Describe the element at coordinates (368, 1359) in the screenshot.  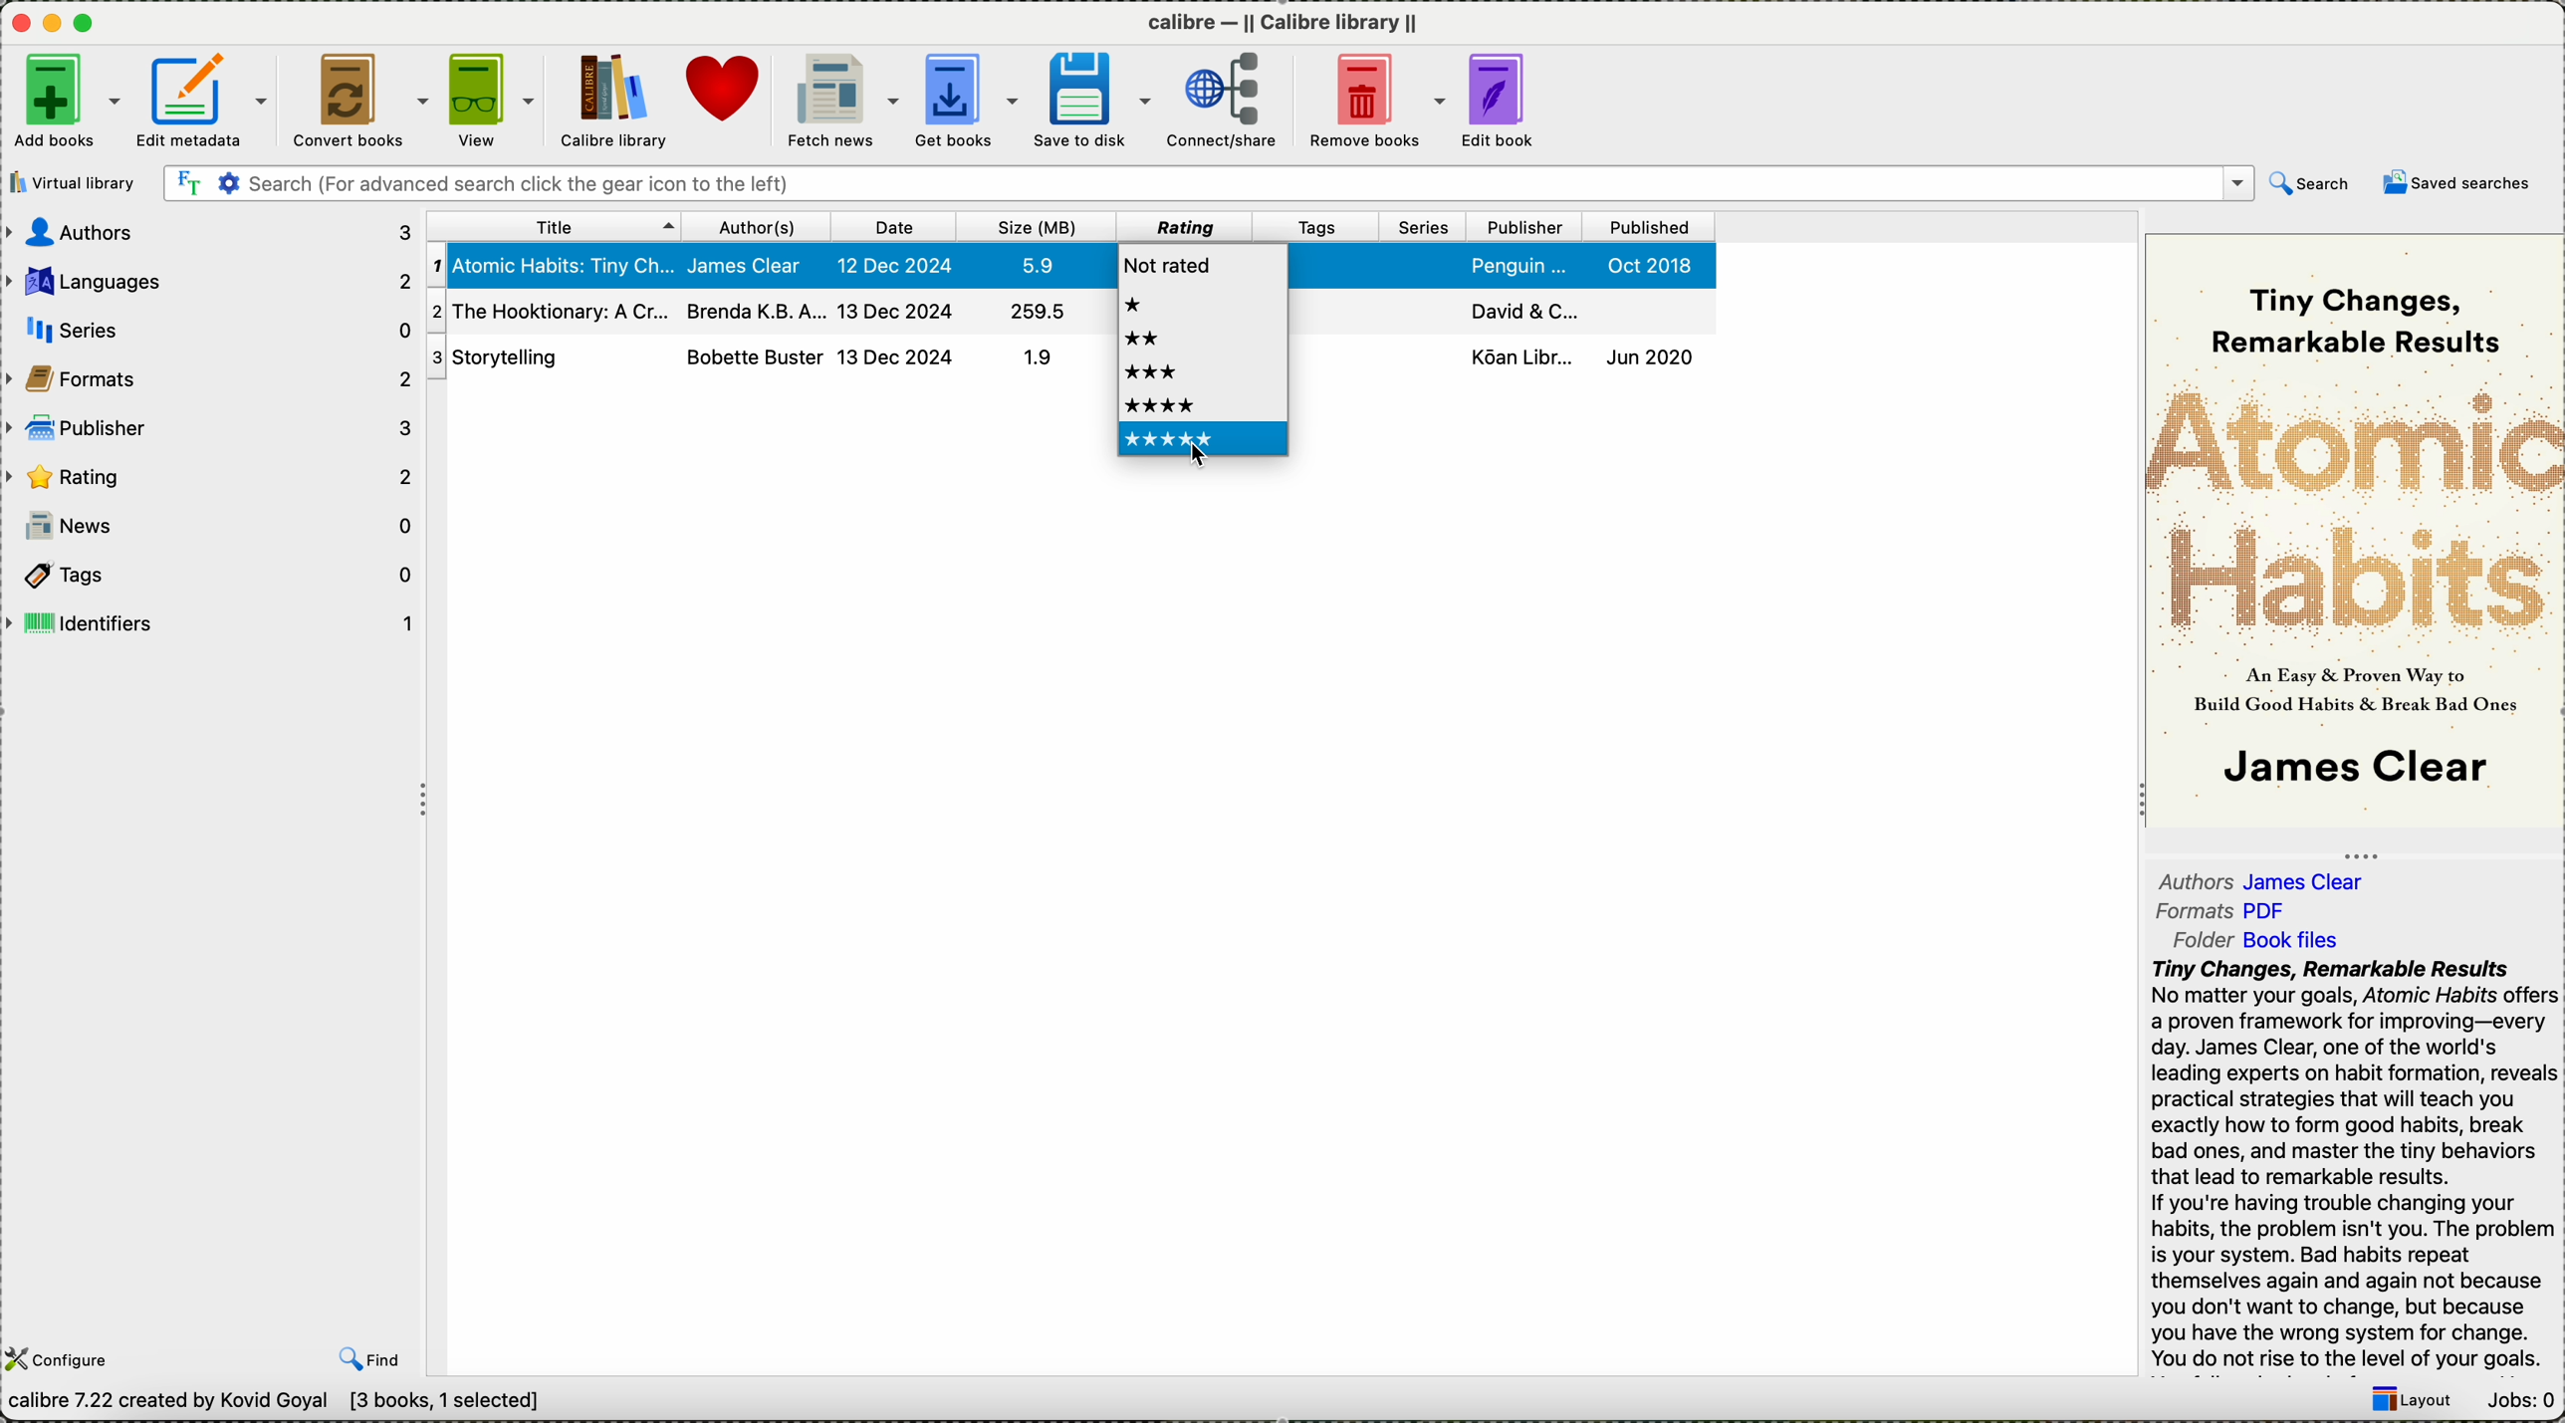
I see `find` at that location.